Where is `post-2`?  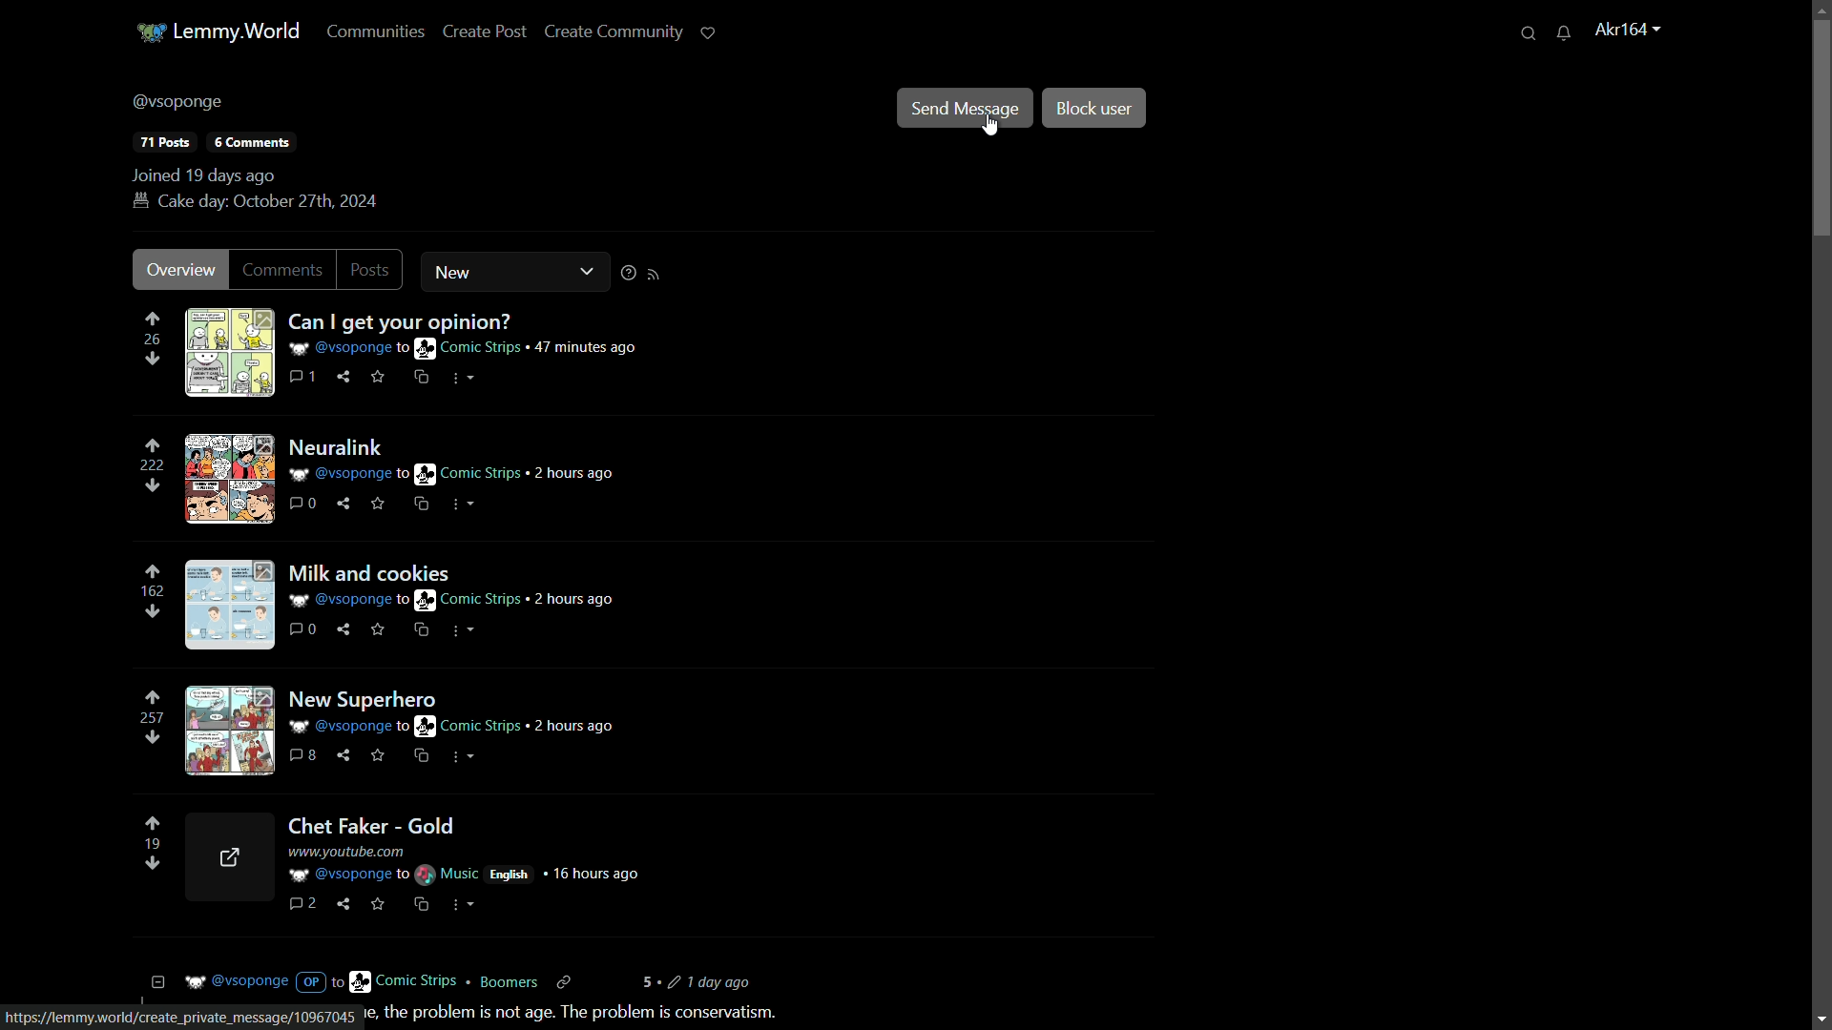
post-2 is located at coordinates (350, 443).